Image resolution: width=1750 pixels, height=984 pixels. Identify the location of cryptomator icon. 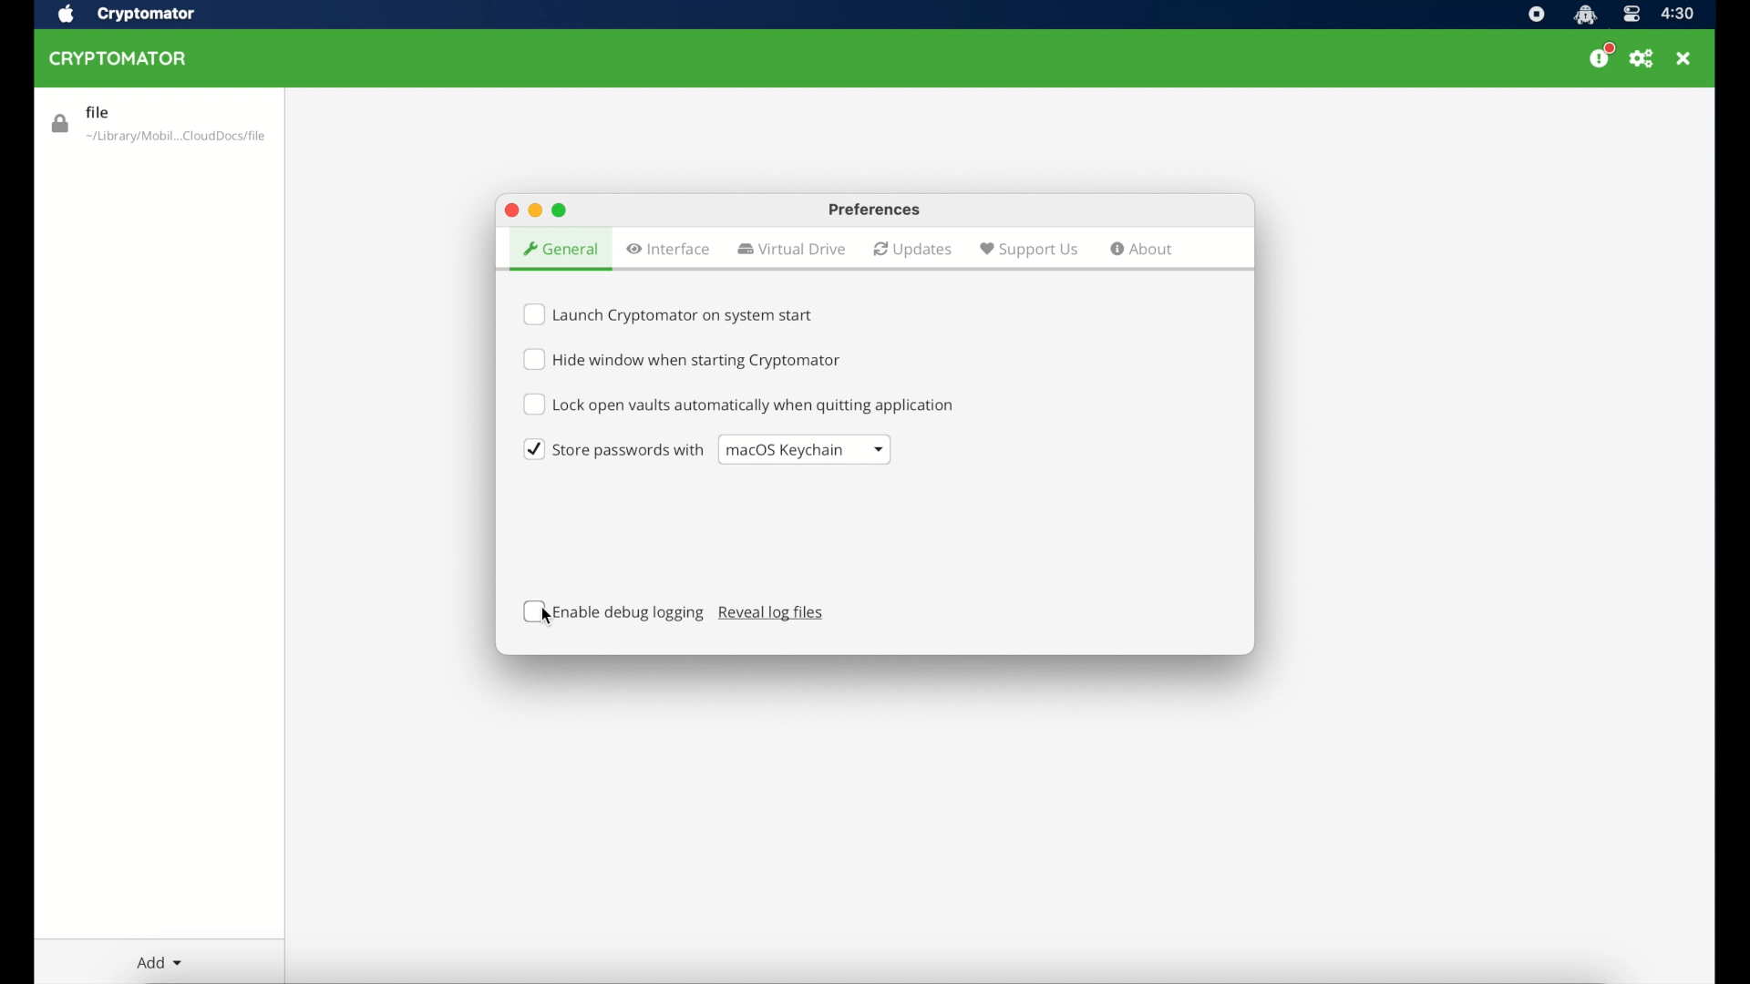
(1586, 15).